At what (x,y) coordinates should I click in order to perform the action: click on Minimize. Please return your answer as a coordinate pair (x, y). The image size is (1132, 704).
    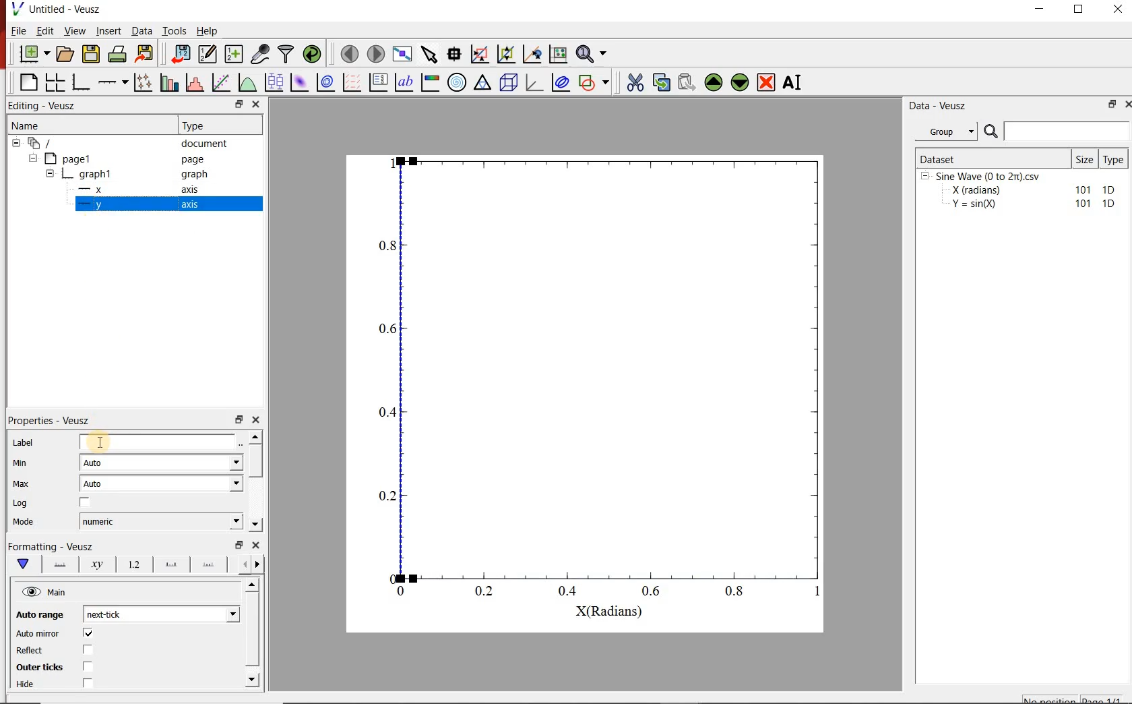
    Looking at the image, I should click on (1039, 9).